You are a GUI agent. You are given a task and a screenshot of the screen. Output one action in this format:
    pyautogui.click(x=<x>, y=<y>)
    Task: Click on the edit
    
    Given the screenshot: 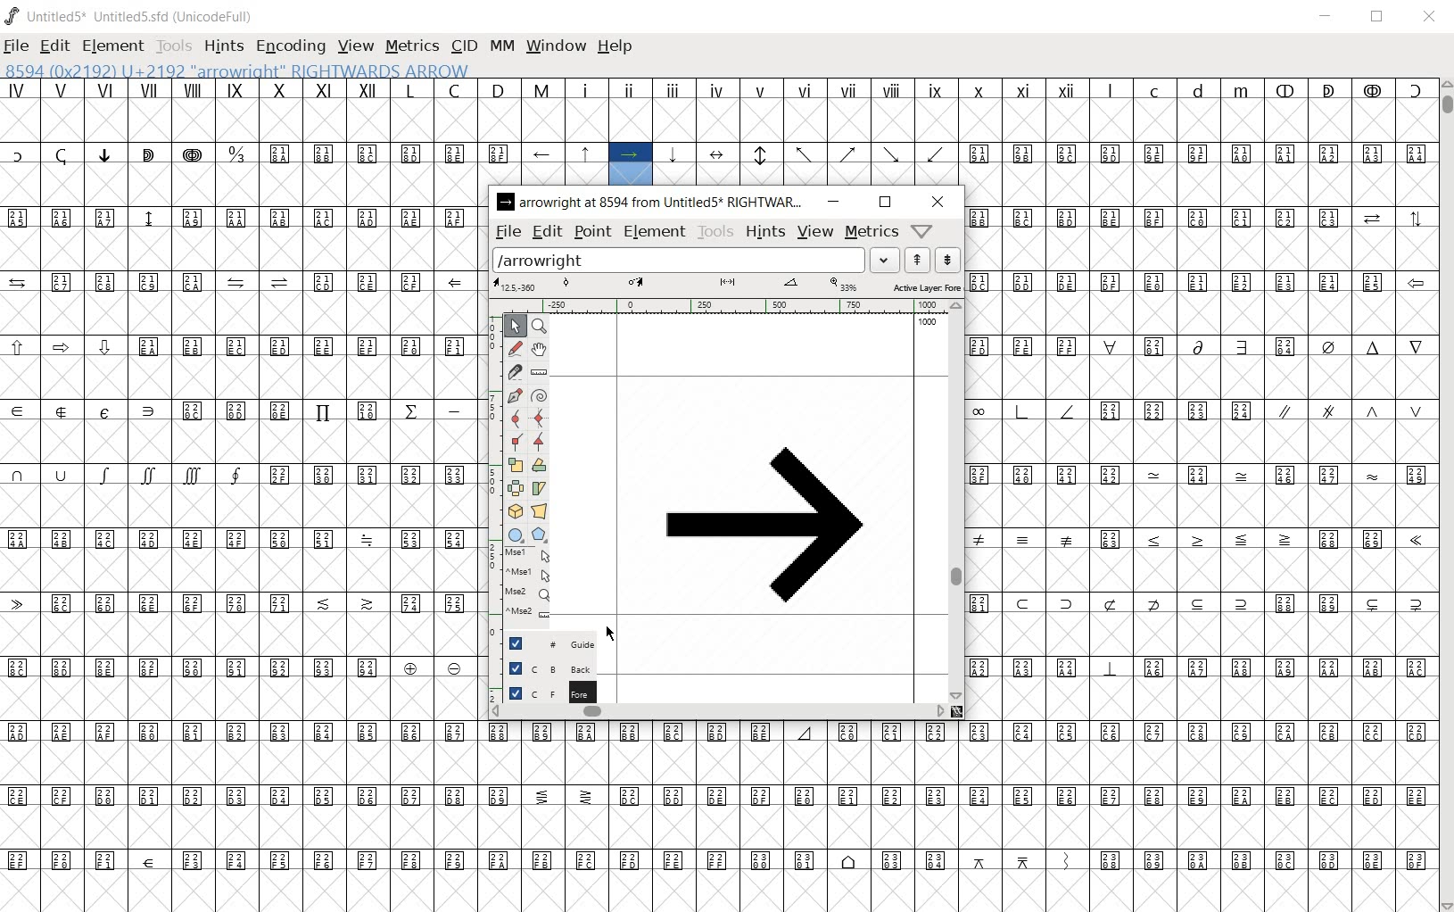 What is the action you would take?
    pyautogui.click(x=546, y=231)
    